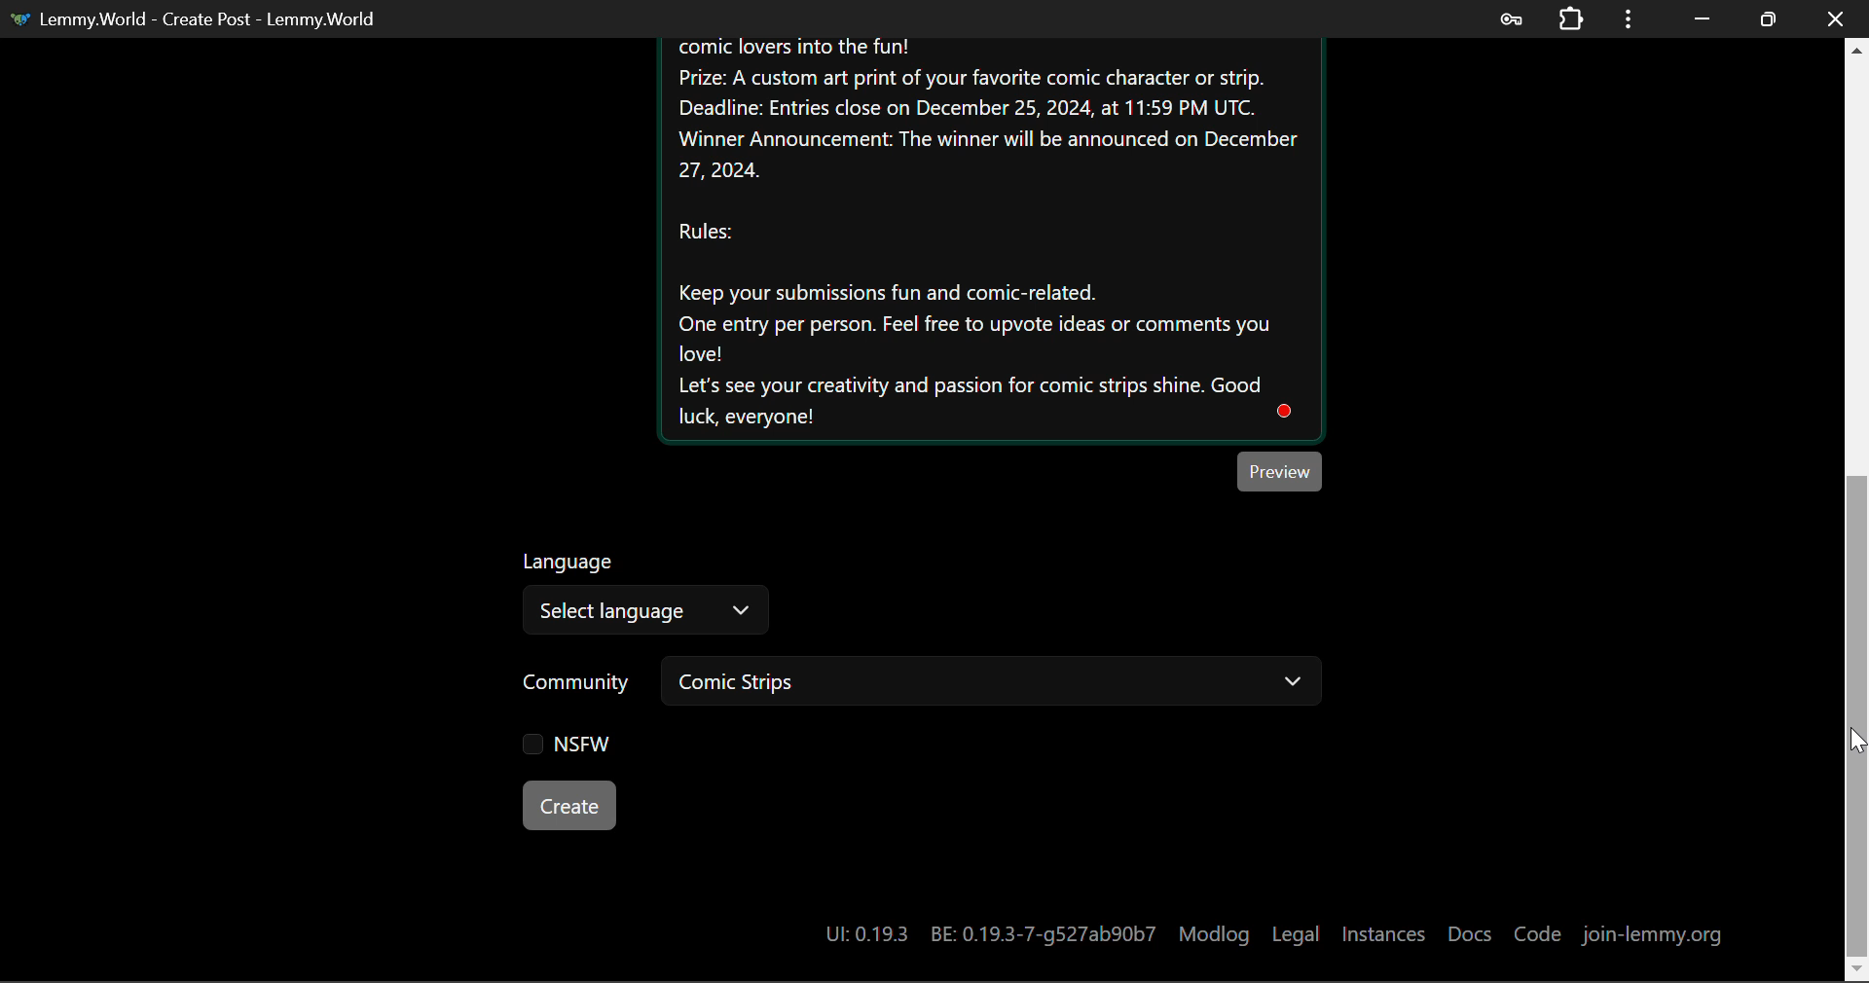 The image size is (1869, 983). What do you see at coordinates (1280, 471) in the screenshot?
I see `Preview` at bounding box center [1280, 471].